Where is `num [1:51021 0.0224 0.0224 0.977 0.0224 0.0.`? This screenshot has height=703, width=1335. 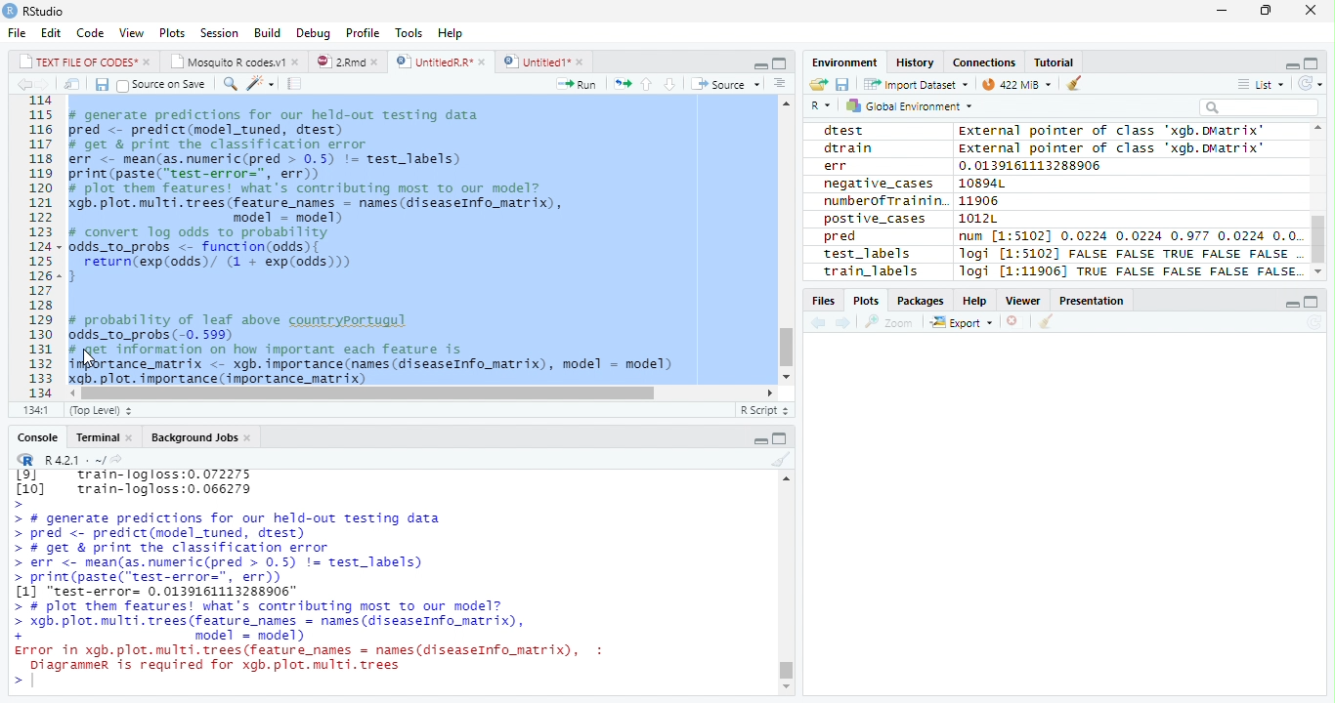 num [1:51021 0.0224 0.0224 0.977 0.0224 0.0. is located at coordinates (1129, 234).